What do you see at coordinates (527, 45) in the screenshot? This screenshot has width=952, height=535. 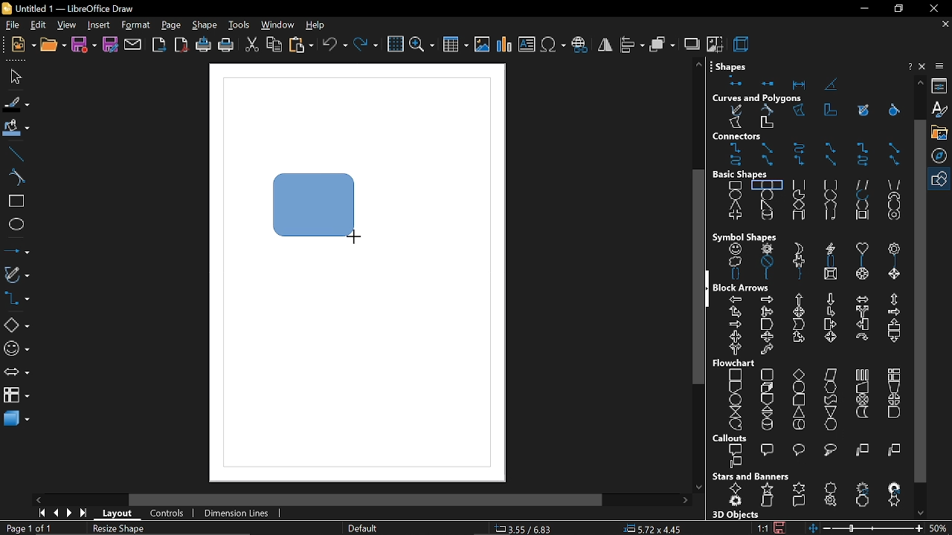 I see `insert text` at bounding box center [527, 45].